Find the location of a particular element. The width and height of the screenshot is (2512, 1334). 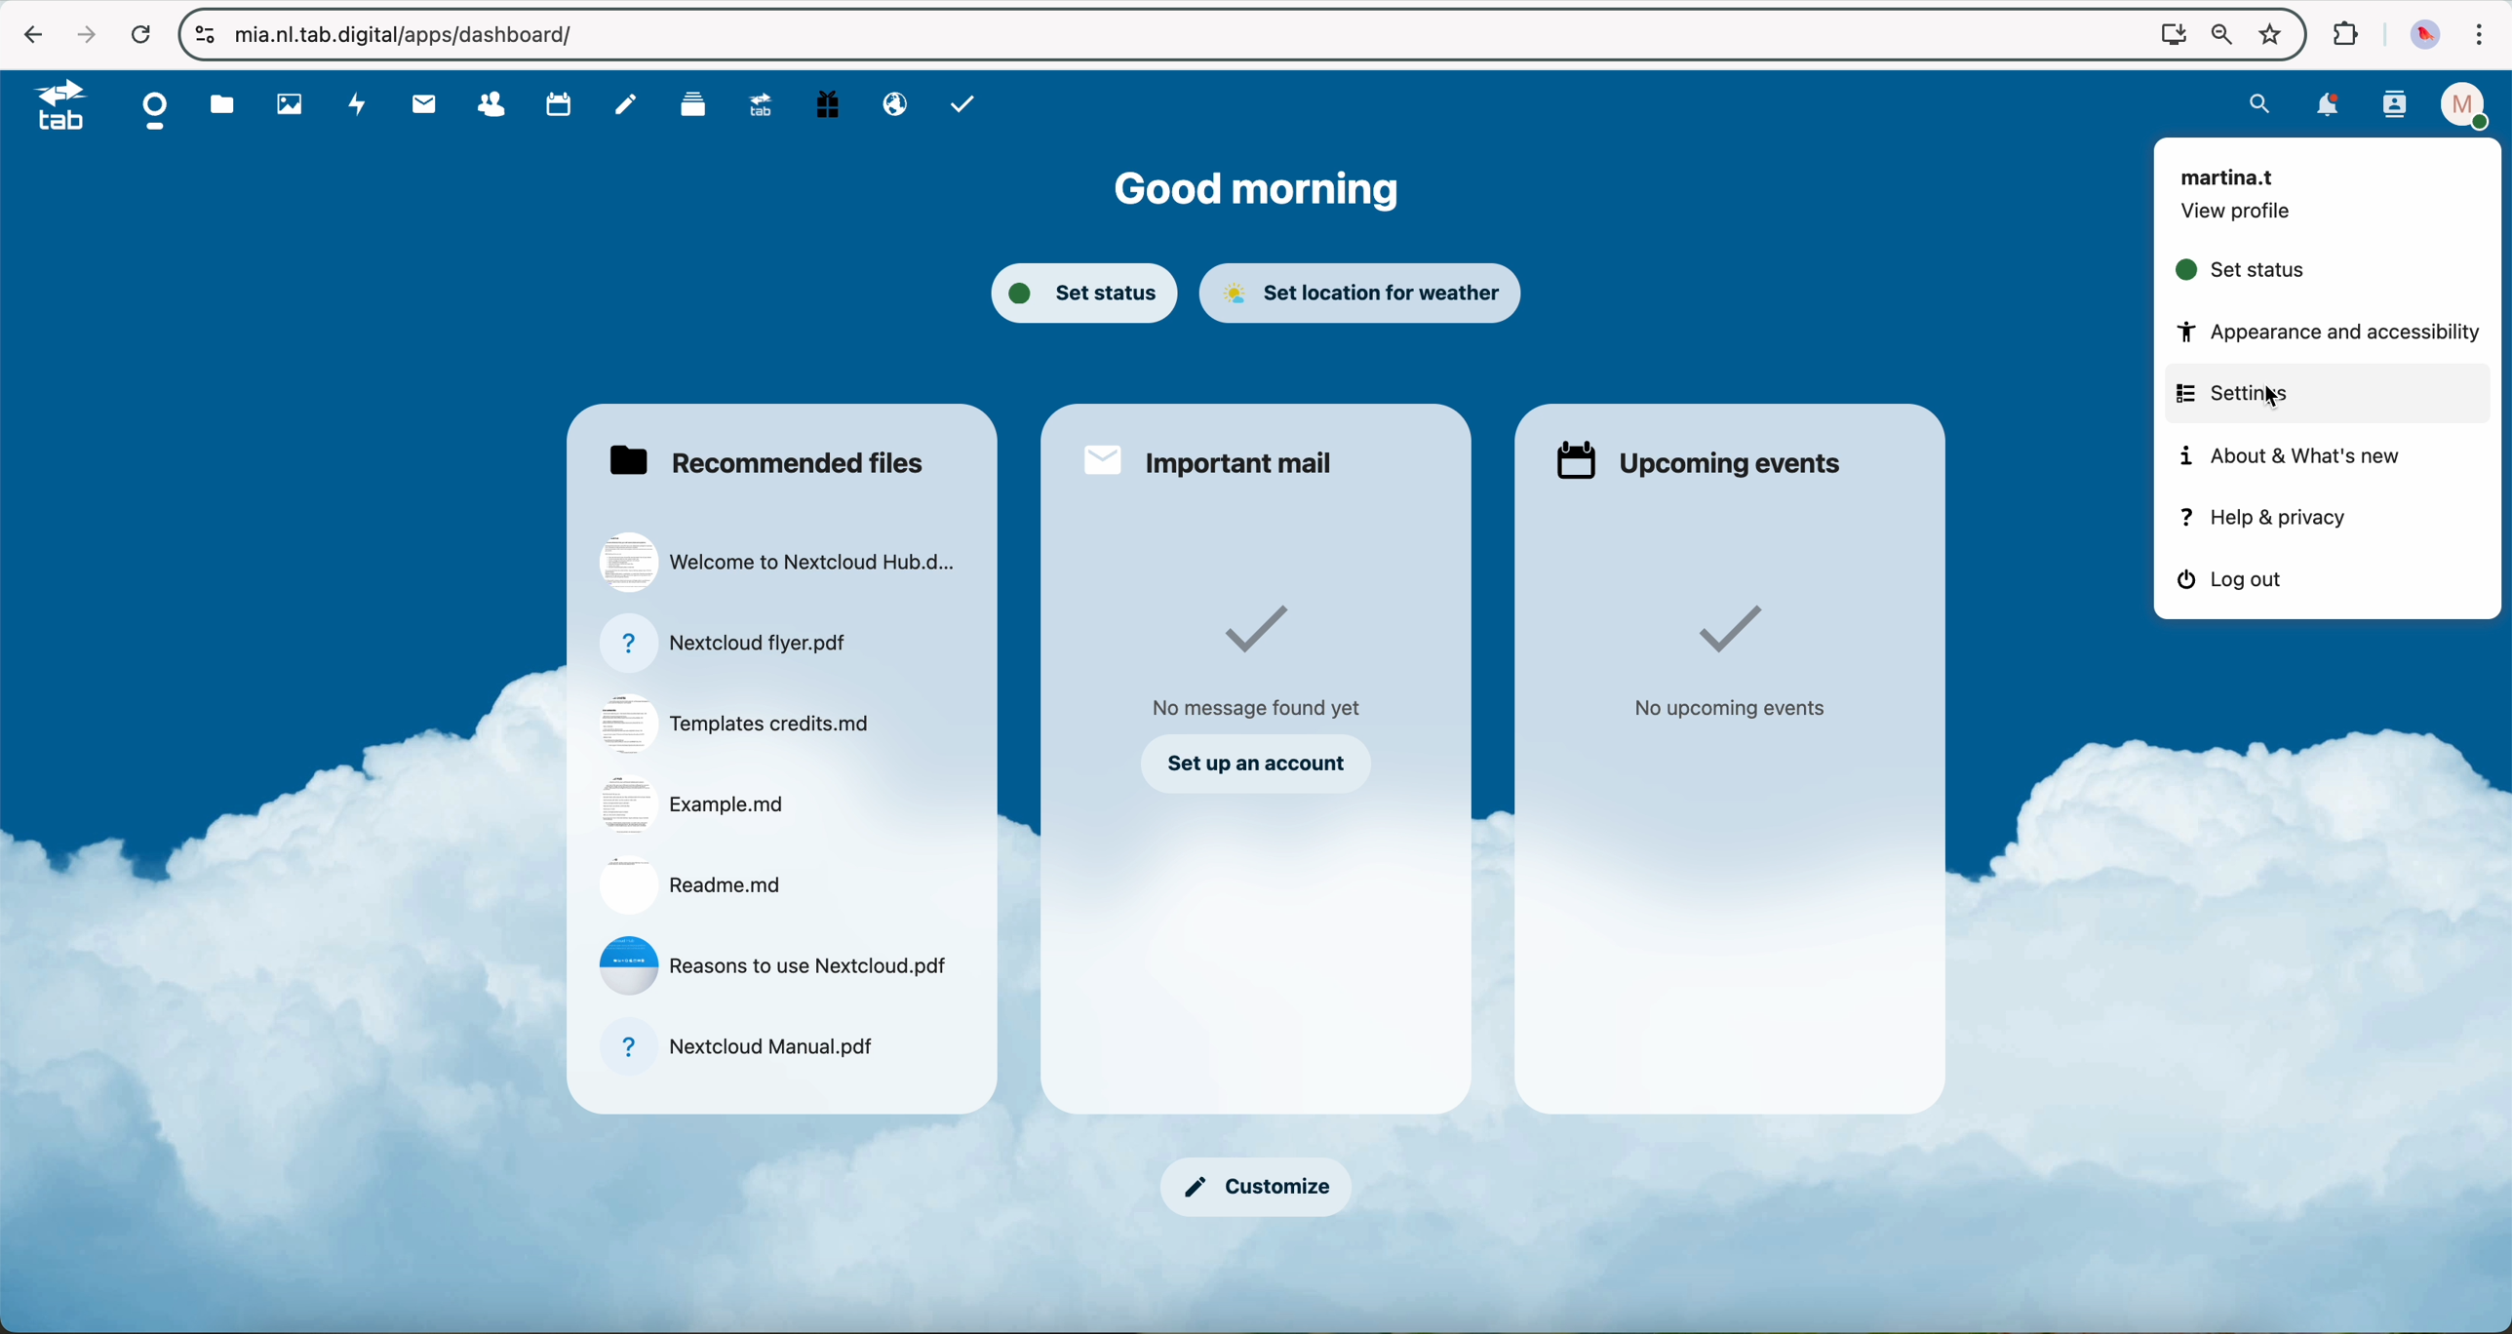

file is located at coordinates (741, 1052).